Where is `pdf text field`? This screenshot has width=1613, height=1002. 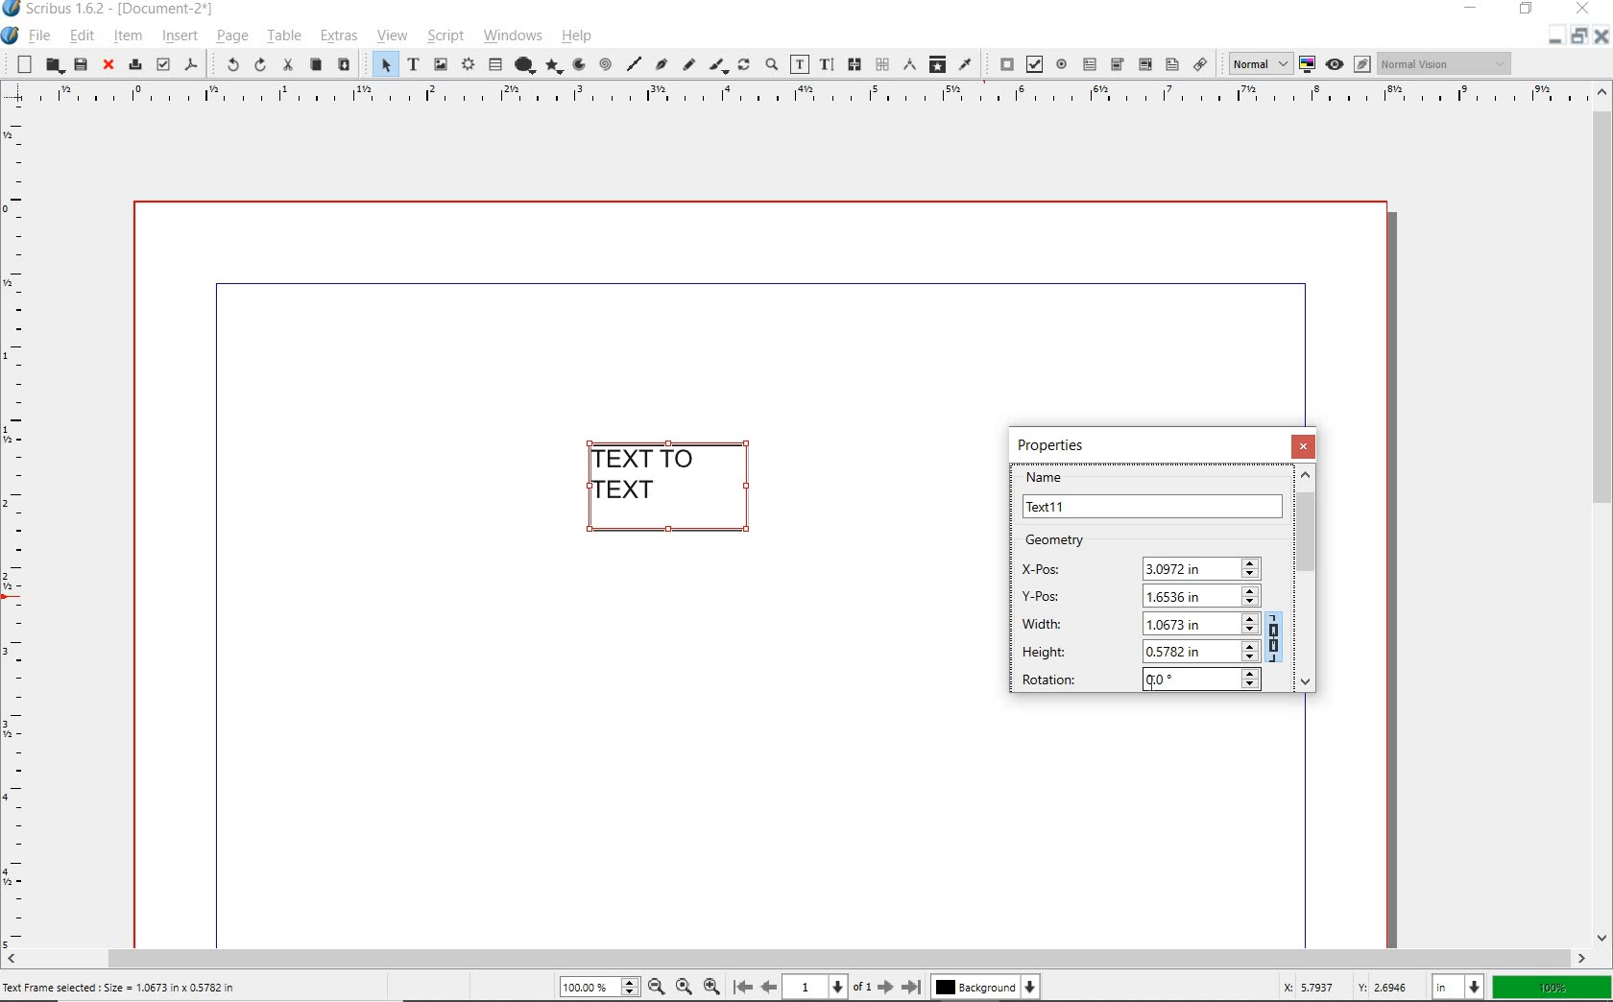
pdf text field is located at coordinates (1090, 63).